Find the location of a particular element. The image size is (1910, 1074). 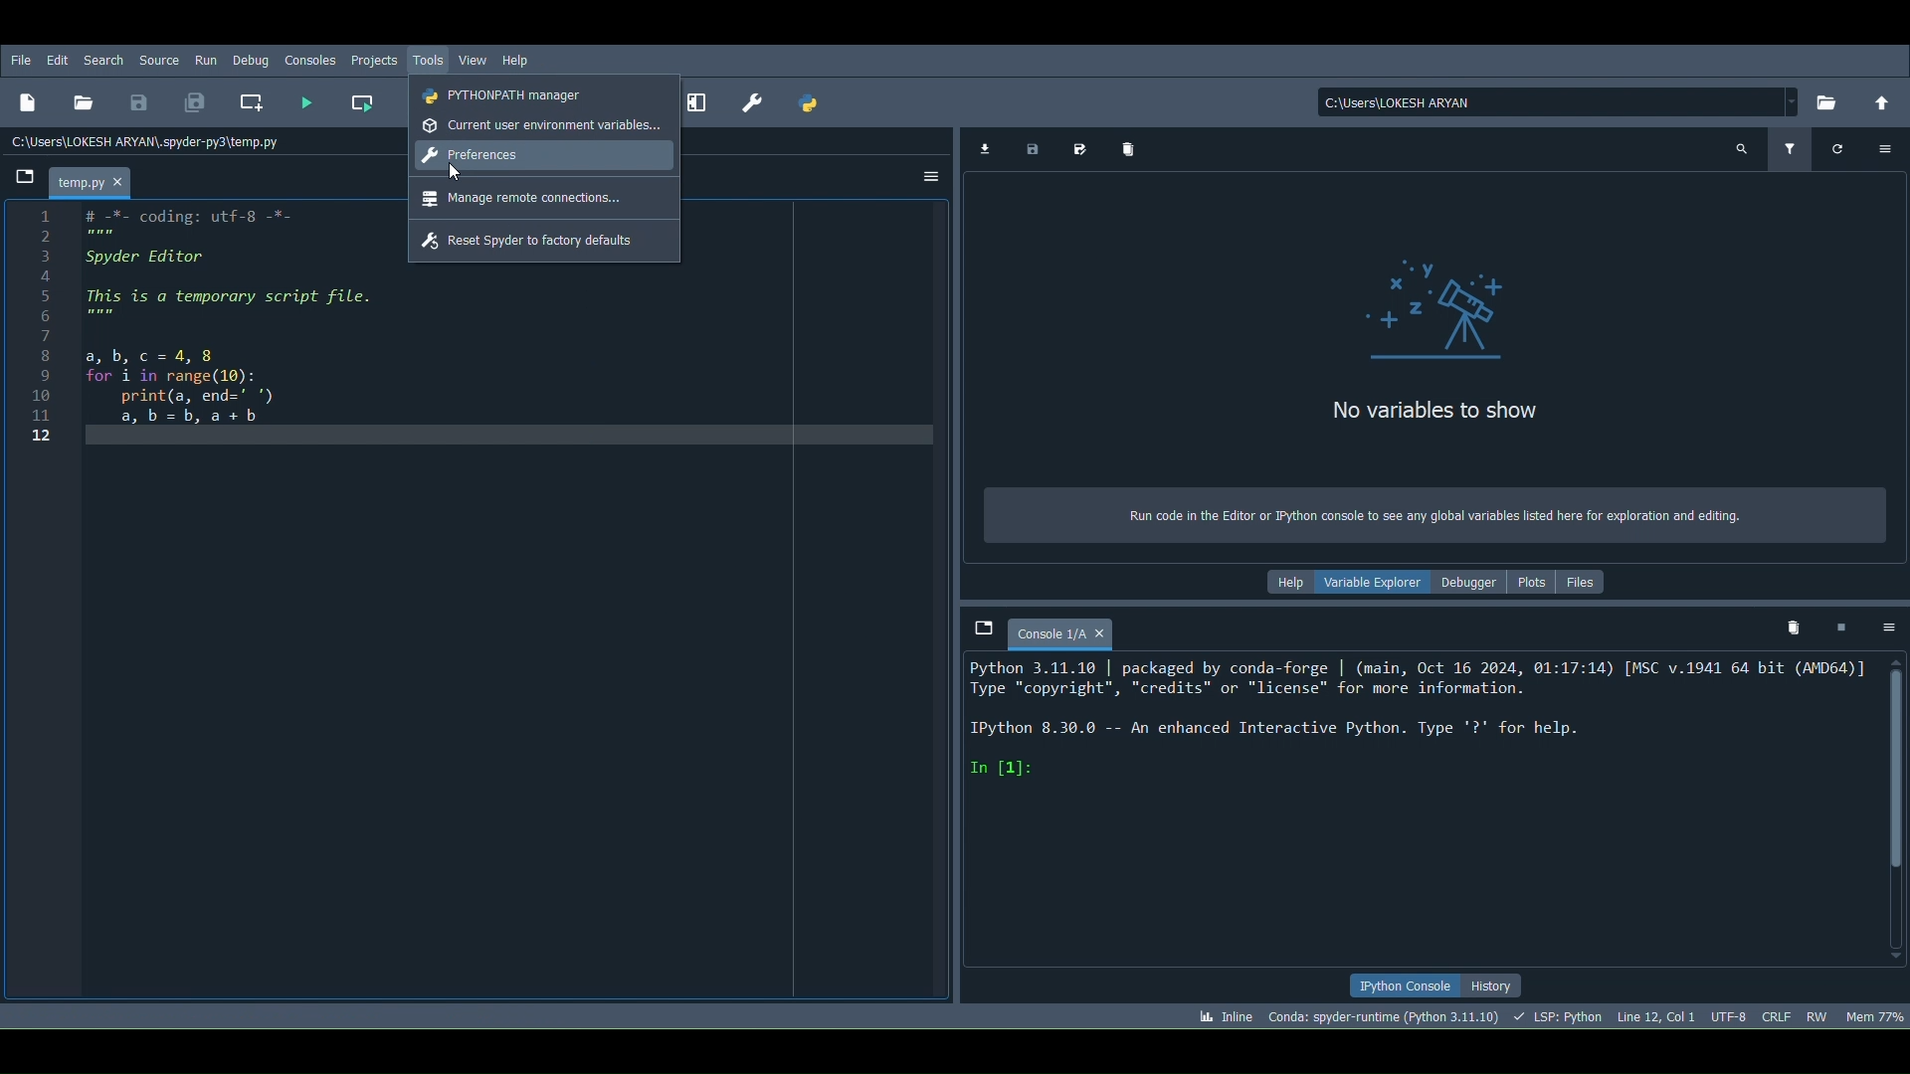

Debugger is located at coordinates (1467, 579).